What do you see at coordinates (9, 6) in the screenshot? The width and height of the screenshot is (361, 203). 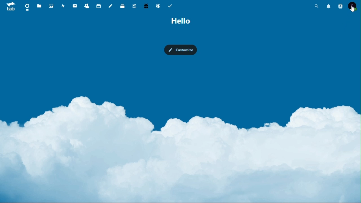 I see `tab` at bounding box center [9, 6].